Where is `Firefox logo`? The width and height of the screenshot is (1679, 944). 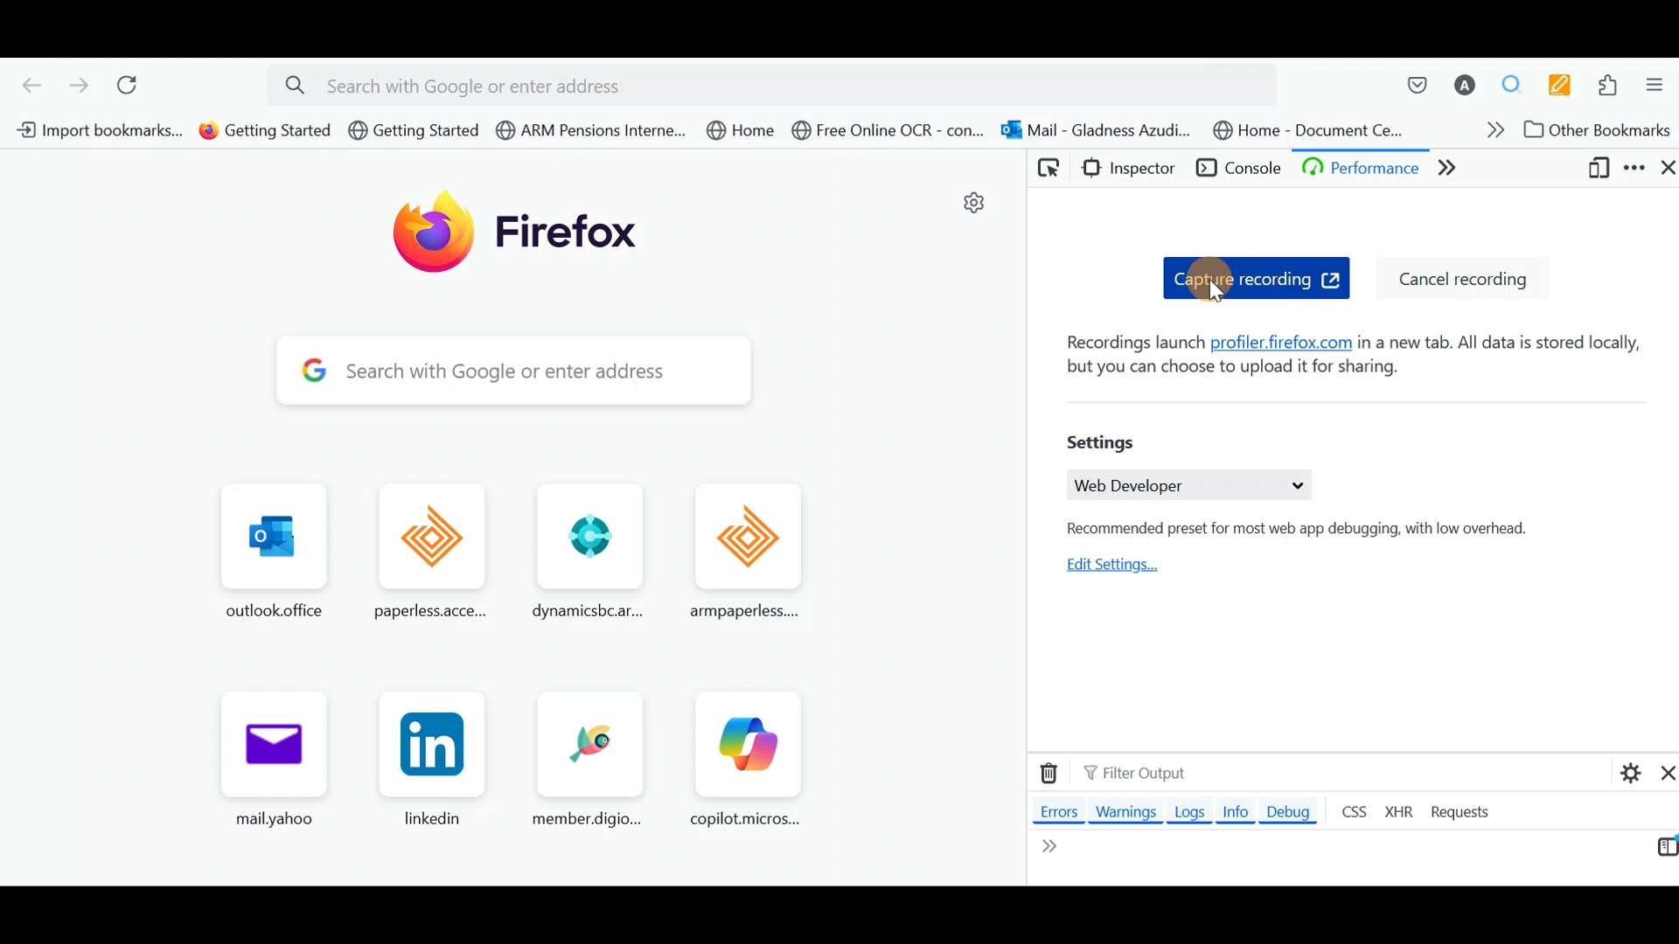 Firefox logo is located at coordinates (529, 239).